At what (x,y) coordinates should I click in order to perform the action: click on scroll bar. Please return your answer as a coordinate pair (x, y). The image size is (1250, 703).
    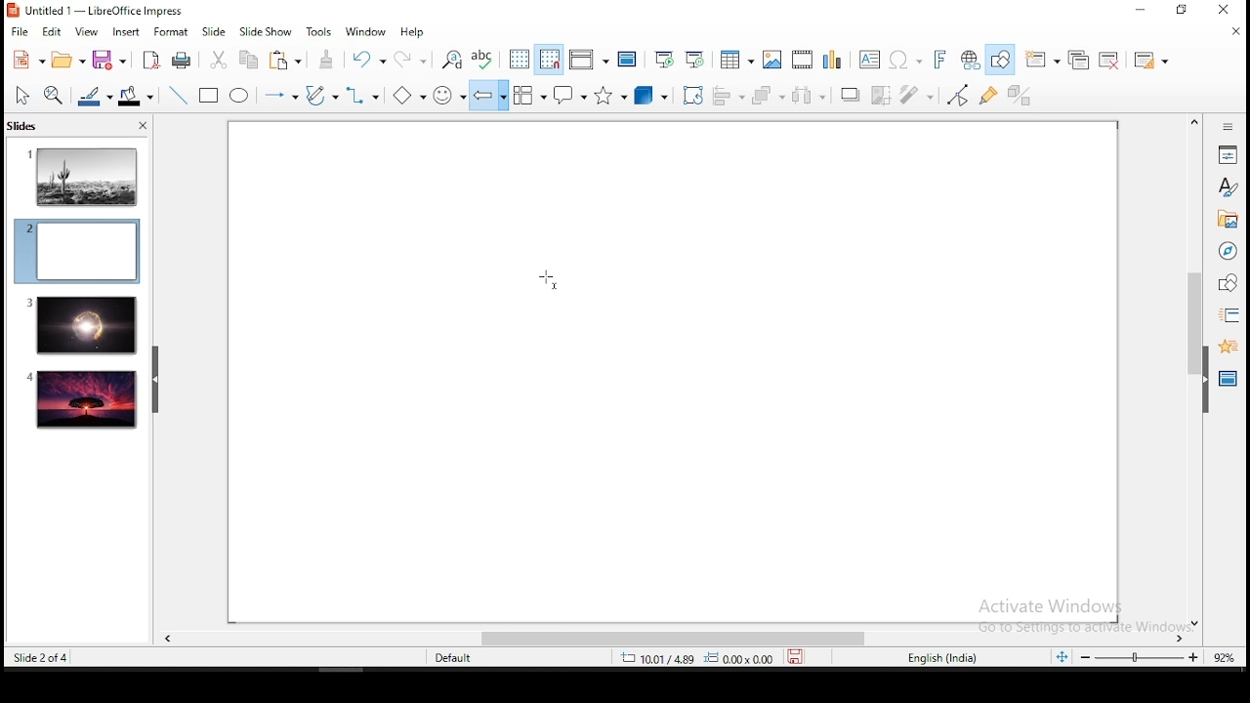
    Looking at the image, I should click on (1191, 371).